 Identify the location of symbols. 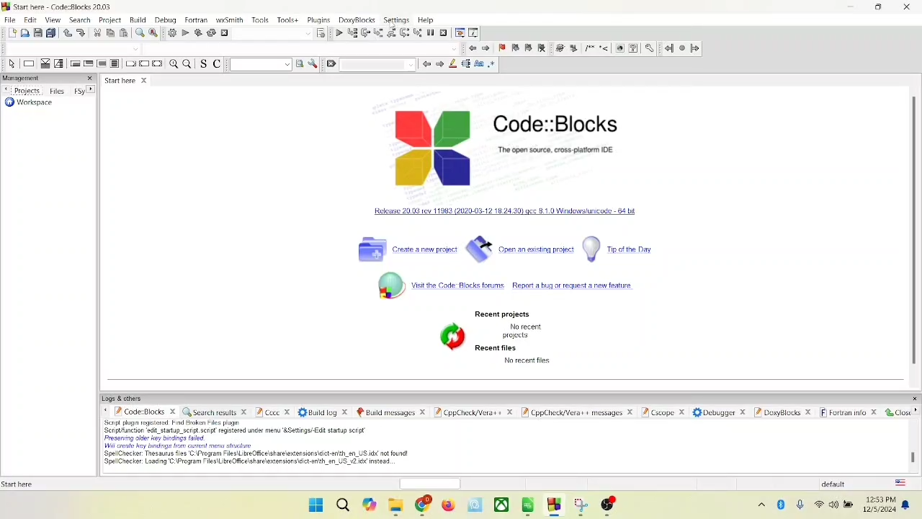
(582, 48).